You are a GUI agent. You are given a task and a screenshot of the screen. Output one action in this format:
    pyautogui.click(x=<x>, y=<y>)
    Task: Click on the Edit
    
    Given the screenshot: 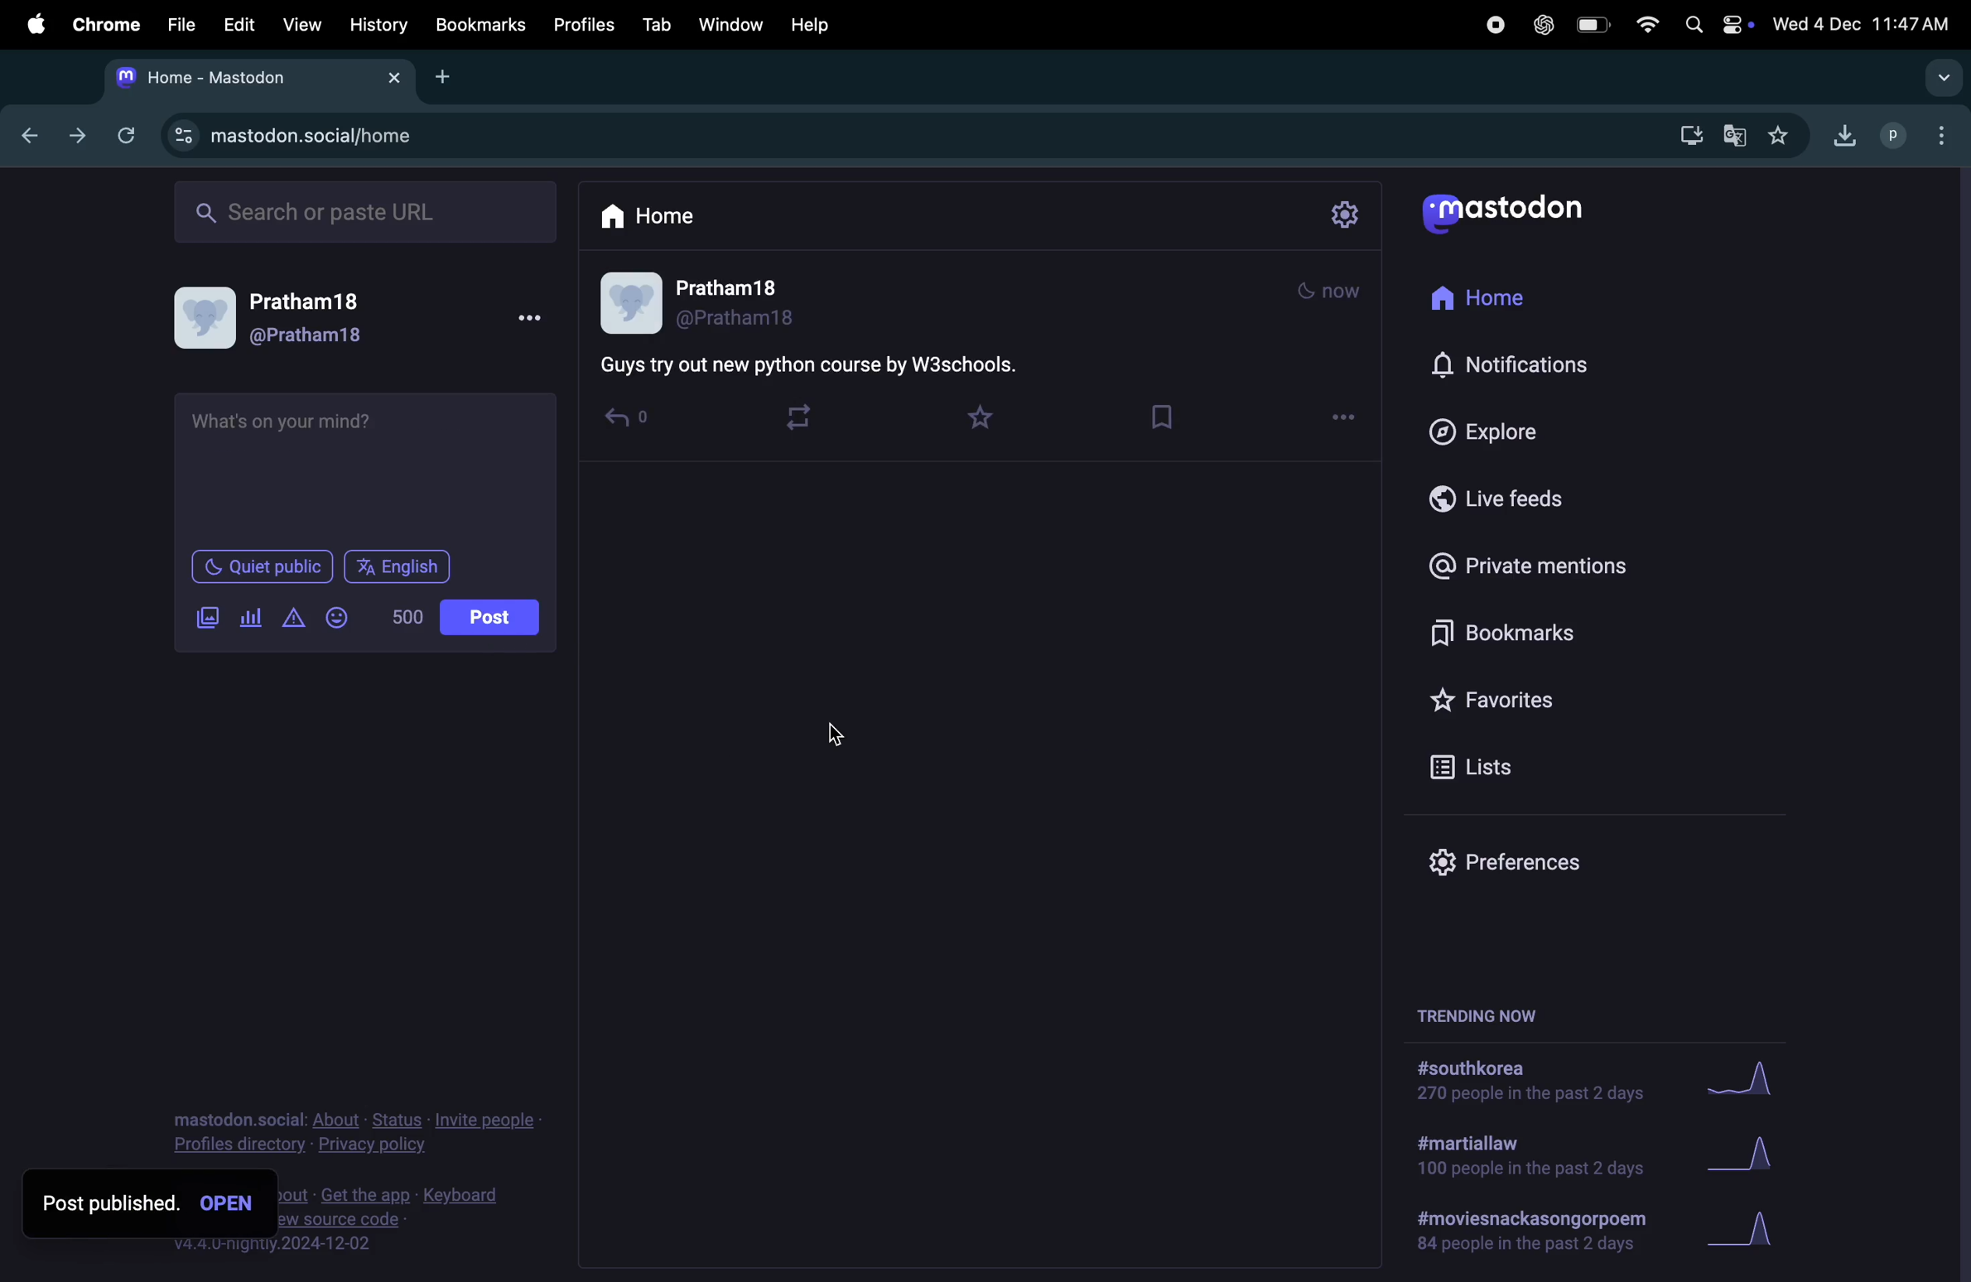 What is the action you would take?
    pyautogui.click(x=236, y=26)
    